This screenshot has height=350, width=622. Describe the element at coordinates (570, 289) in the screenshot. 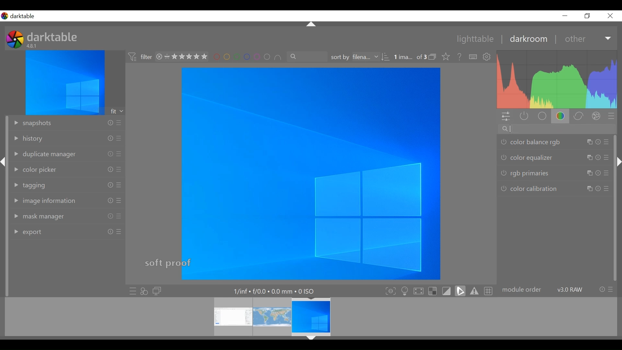

I see `version` at that location.